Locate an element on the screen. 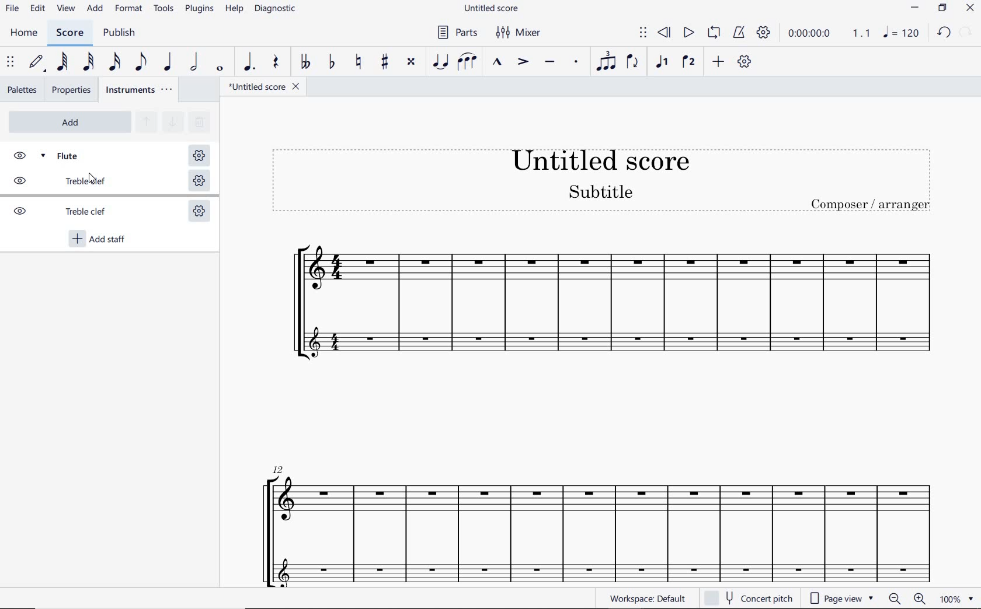 The image size is (981, 609). PLAY is located at coordinates (688, 33).